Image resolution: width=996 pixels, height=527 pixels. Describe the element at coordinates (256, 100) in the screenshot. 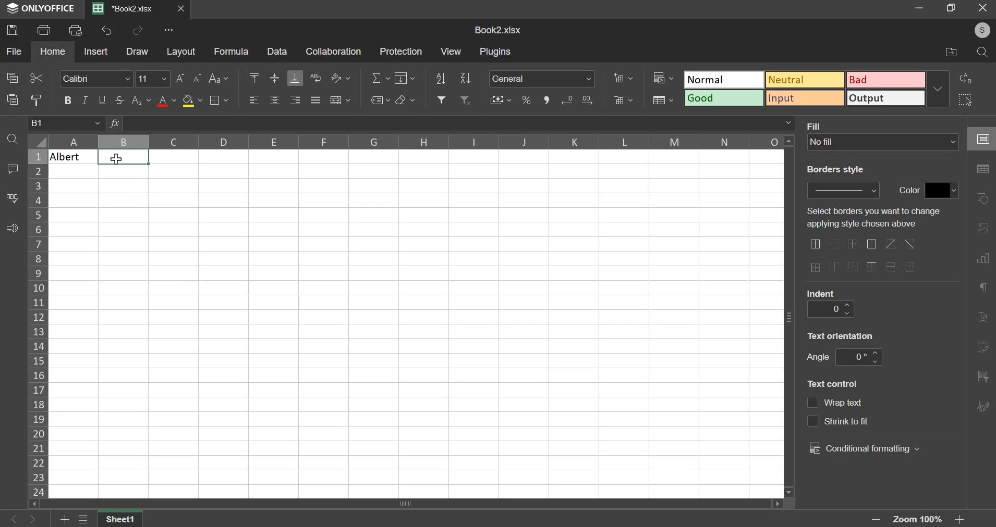

I see `align left` at that location.